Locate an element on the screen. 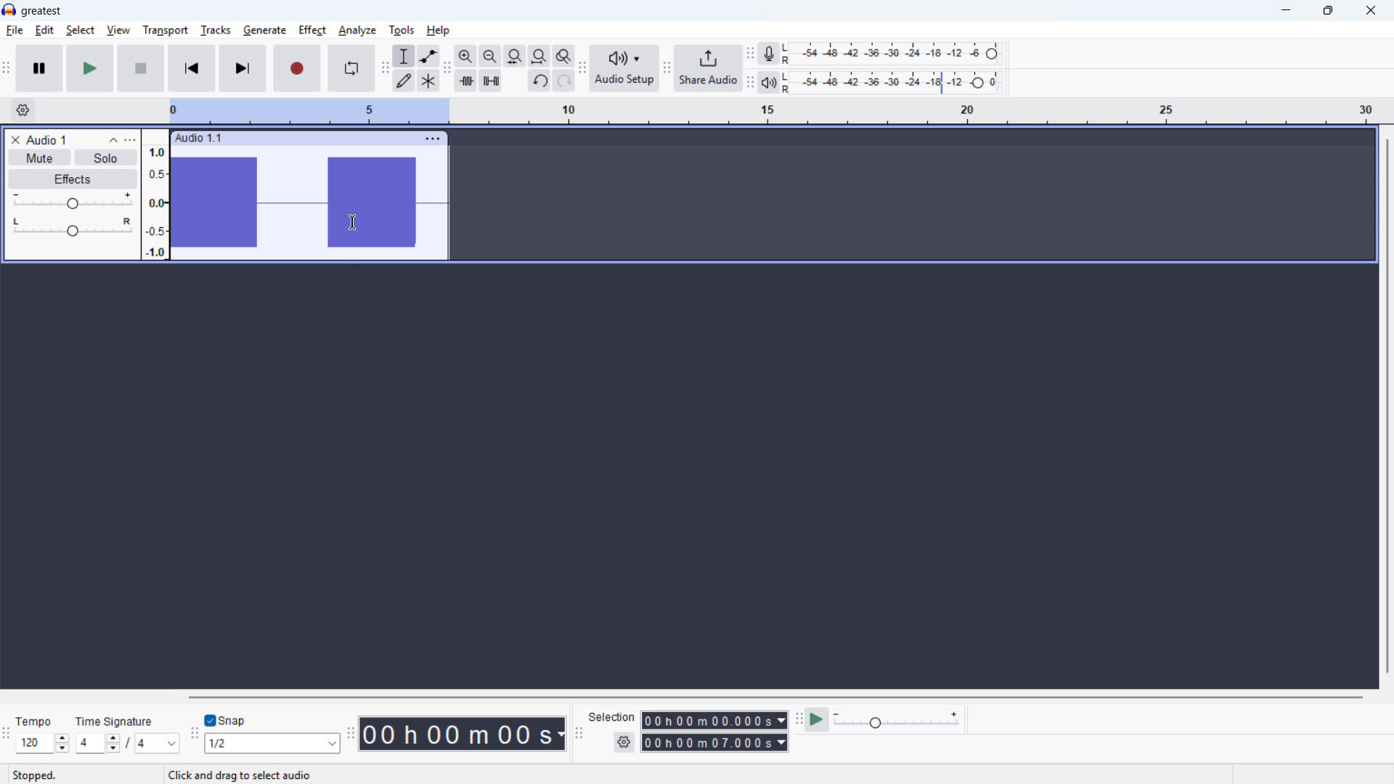  Cursor  is located at coordinates (352, 223).